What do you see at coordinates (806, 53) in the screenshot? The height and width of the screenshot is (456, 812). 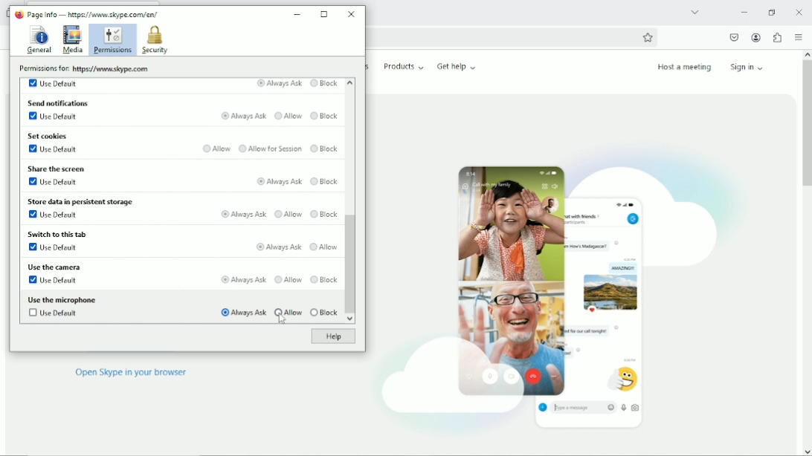 I see `scroll up` at bounding box center [806, 53].